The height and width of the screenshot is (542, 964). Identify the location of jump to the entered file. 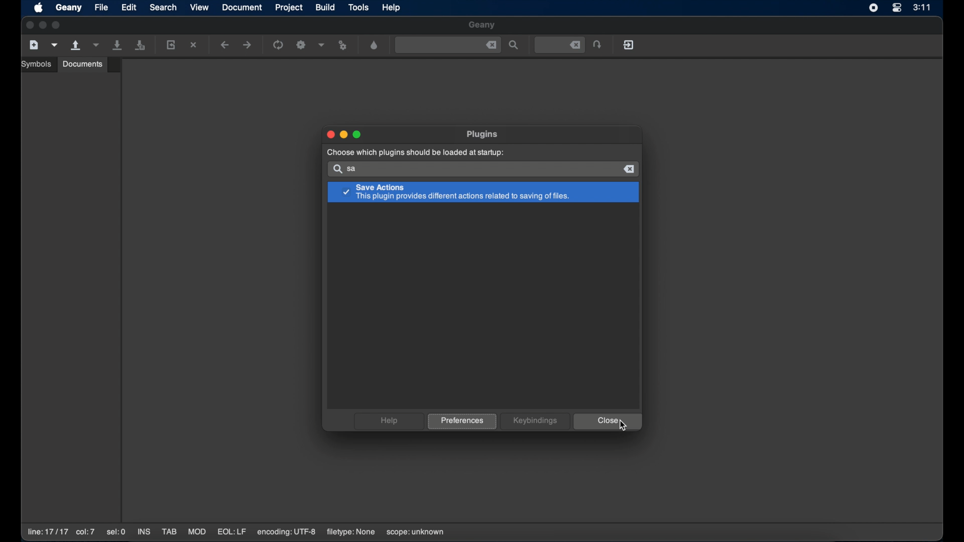
(560, 45).